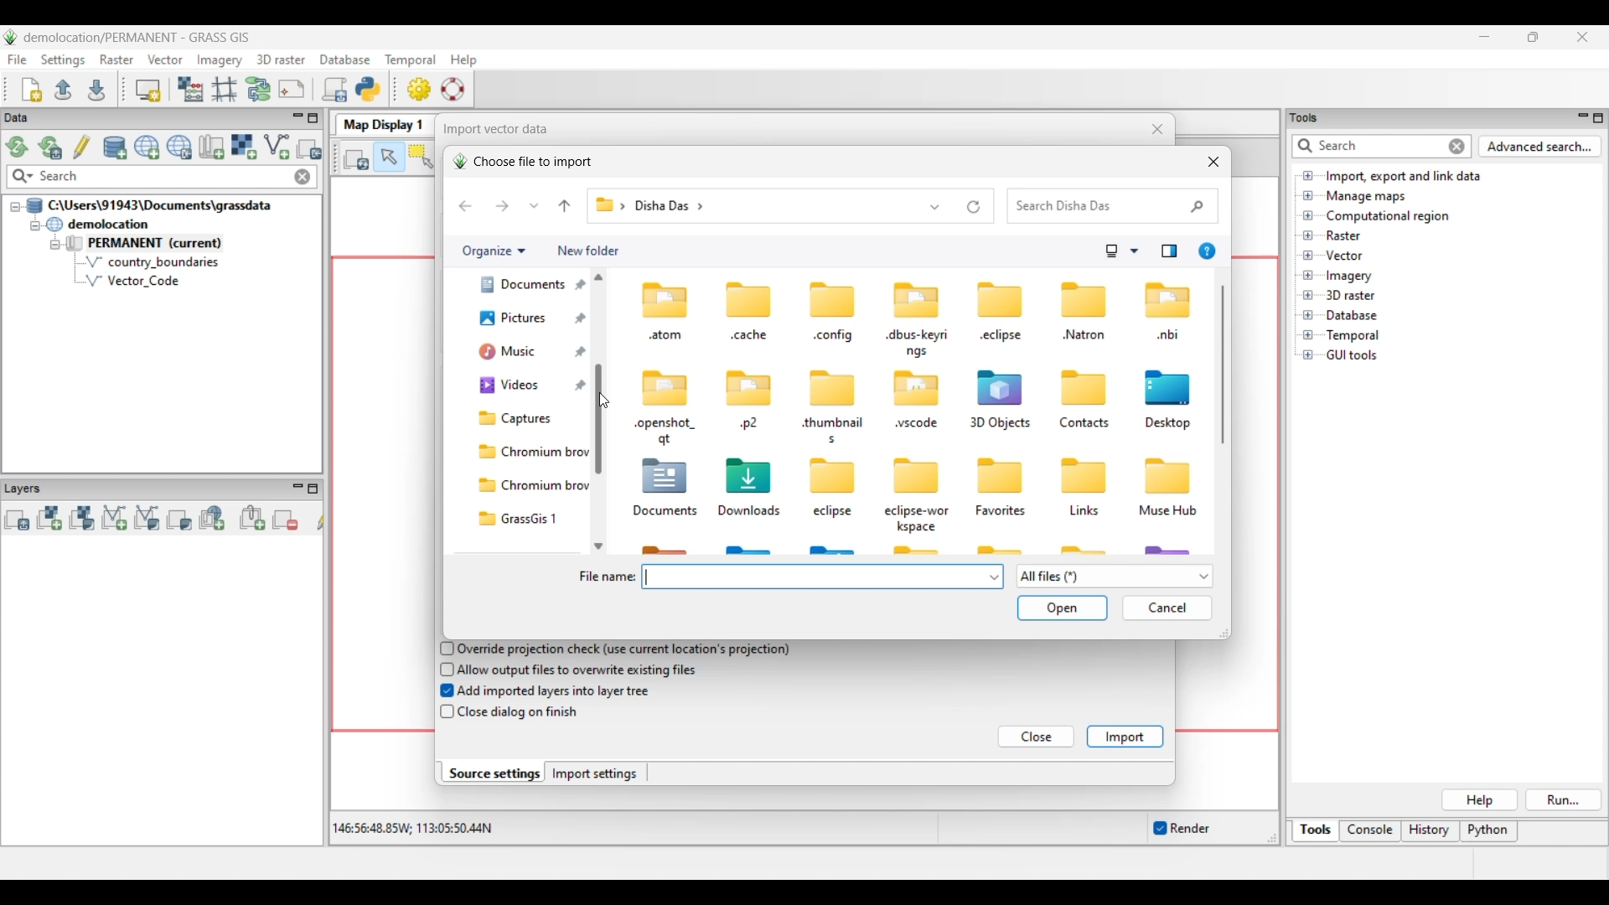 The width and height of the screenshot is (1609, 905). What do you see at coordinates (1353, 336) in the screenshot?
I see `Double click to see files under Temporal` at bounding box center [1353, 336].